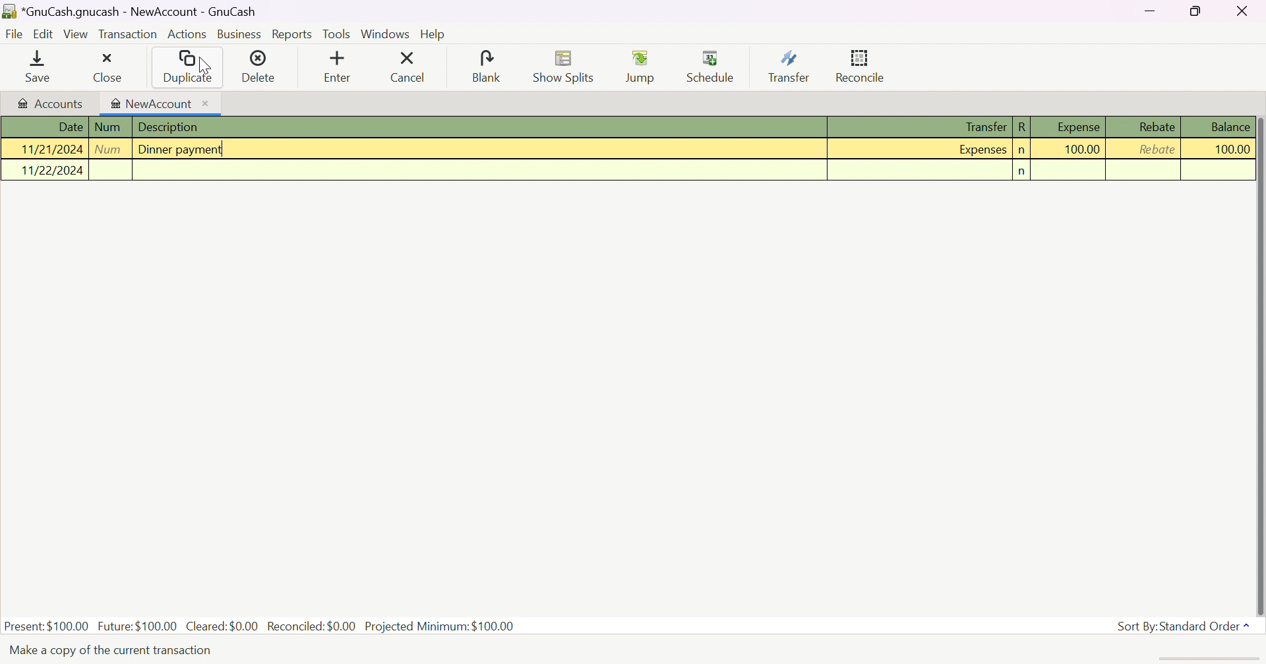 This screenshot has height=664, width=1266. What do you see at coordinates (53, 169) in the screenshot?
I see `11/22/2024` at bounding box center [53, 169].